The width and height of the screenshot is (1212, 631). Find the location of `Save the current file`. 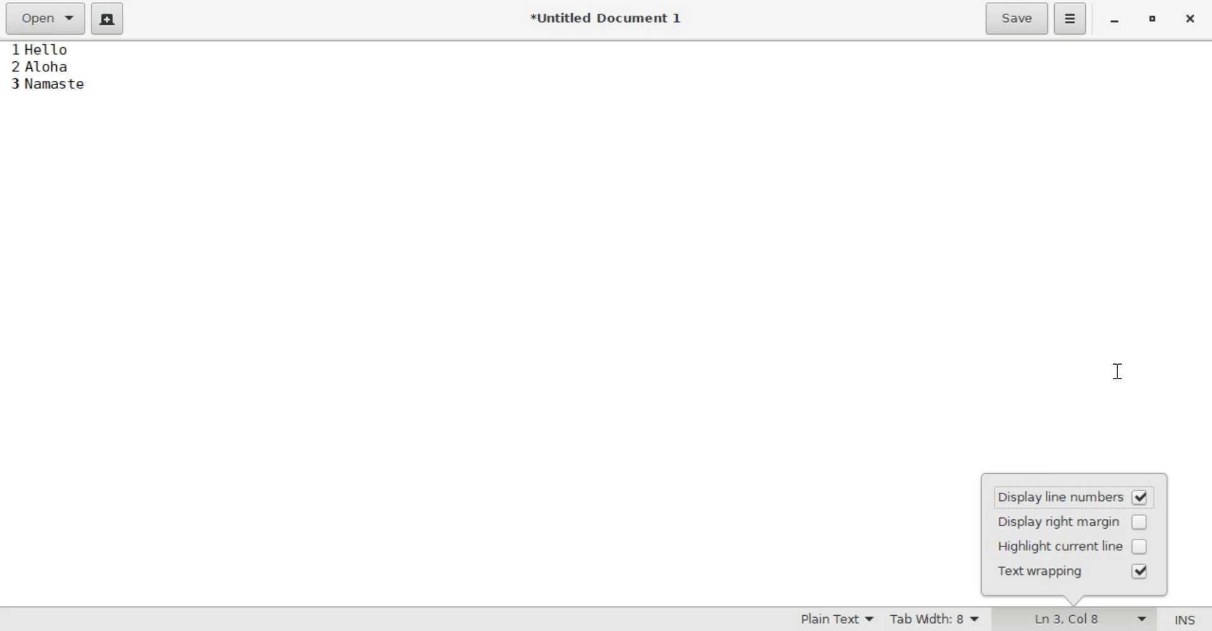

Save the current file is located at coordinates (1016, 19).